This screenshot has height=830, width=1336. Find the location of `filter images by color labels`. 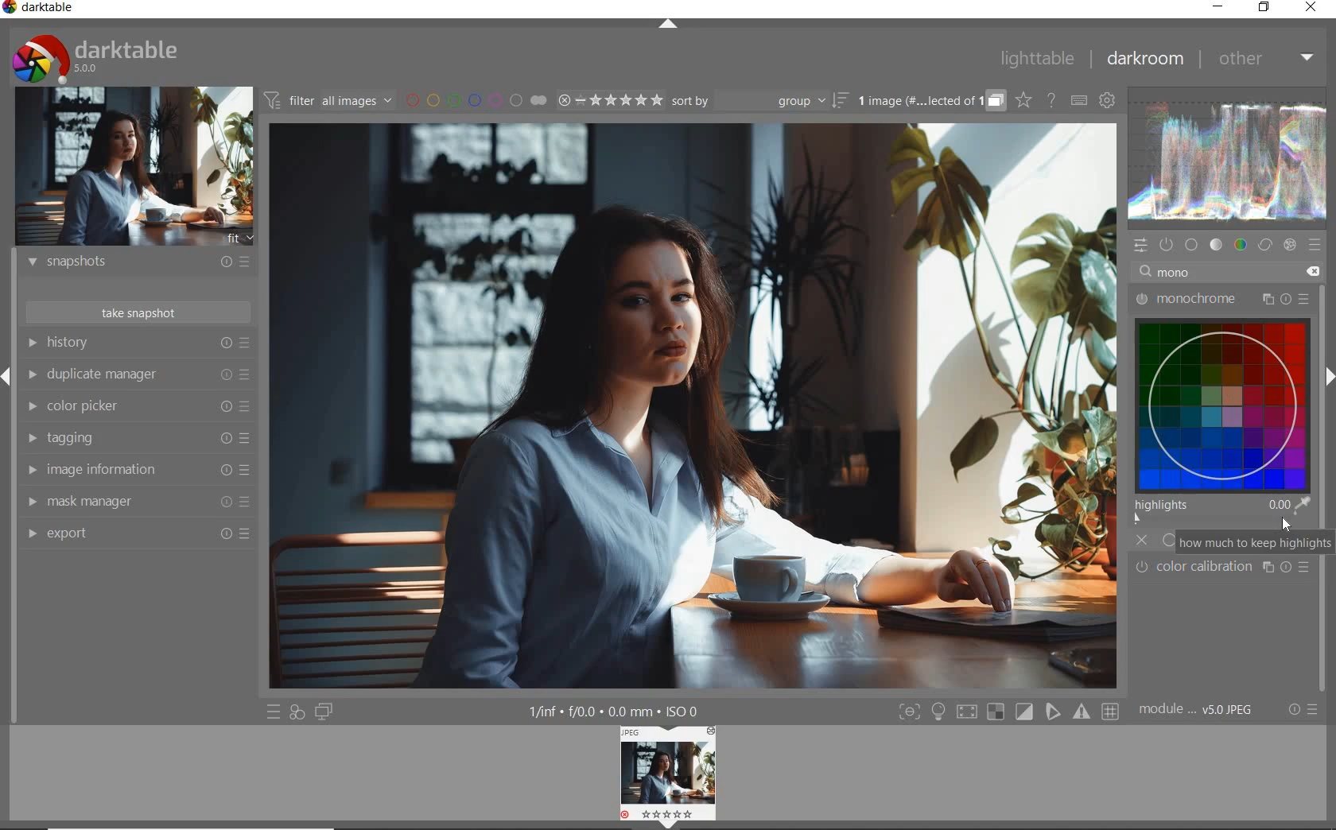

filter images by color labels is located at coordinates (475, 102).